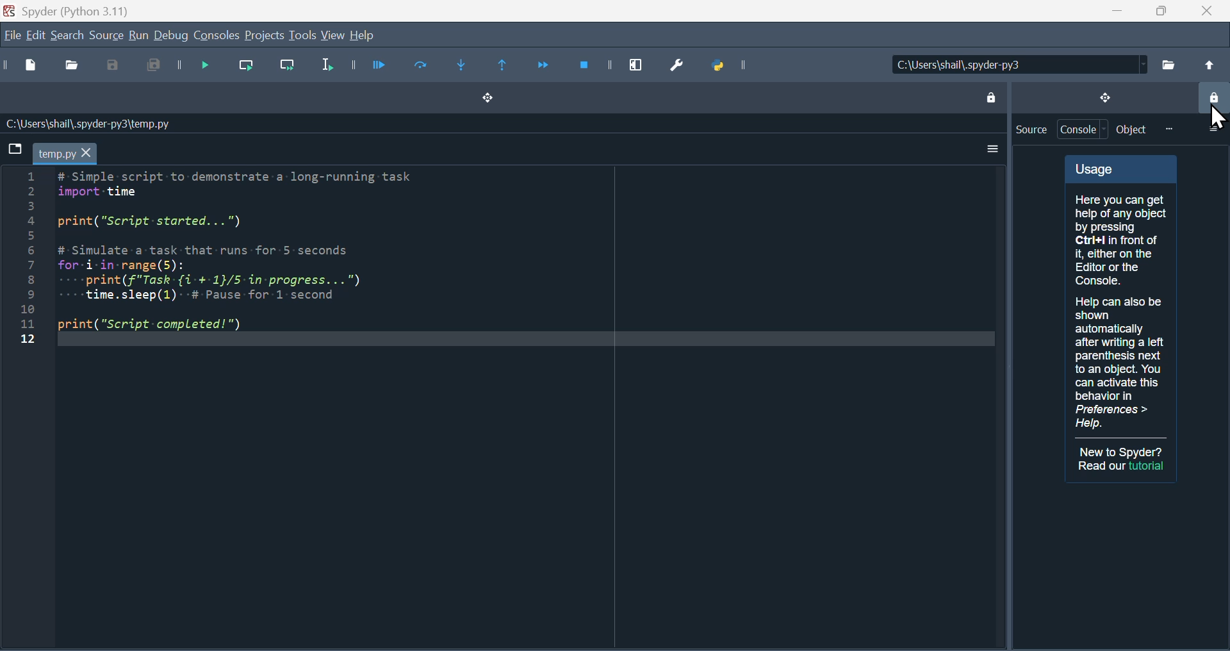 This screenshot has height=651, width=1230. I want to click on Python path manager, so click(737, 65).